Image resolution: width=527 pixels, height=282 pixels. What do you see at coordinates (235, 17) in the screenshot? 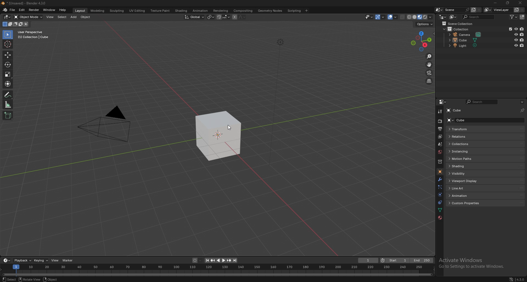
I see `proportional editing object` at bounding box center [235, 17].